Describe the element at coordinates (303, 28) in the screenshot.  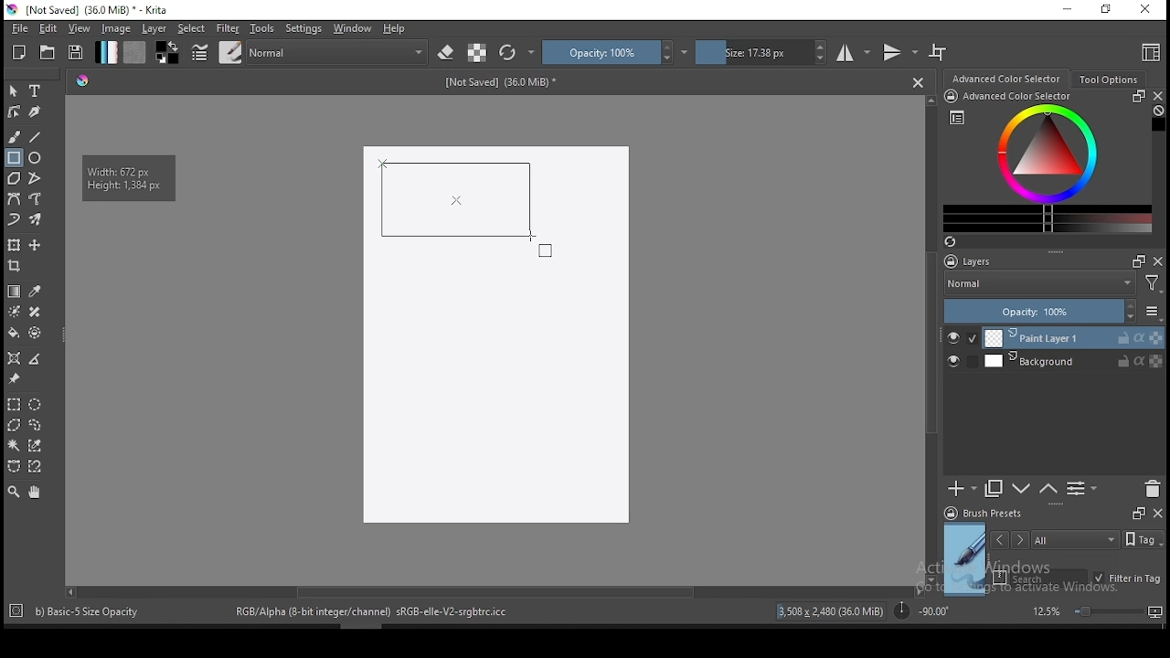
I see `settings` at that location.